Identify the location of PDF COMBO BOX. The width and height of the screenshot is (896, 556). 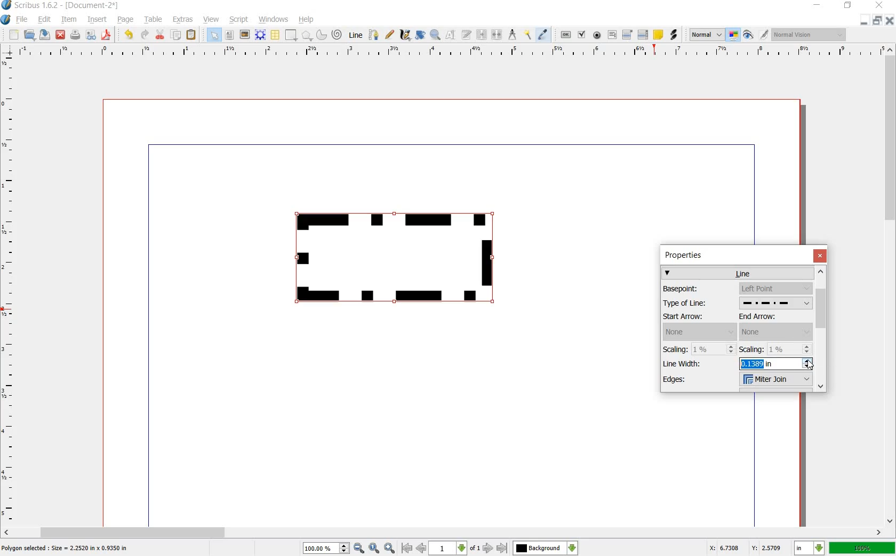
(627, 34).